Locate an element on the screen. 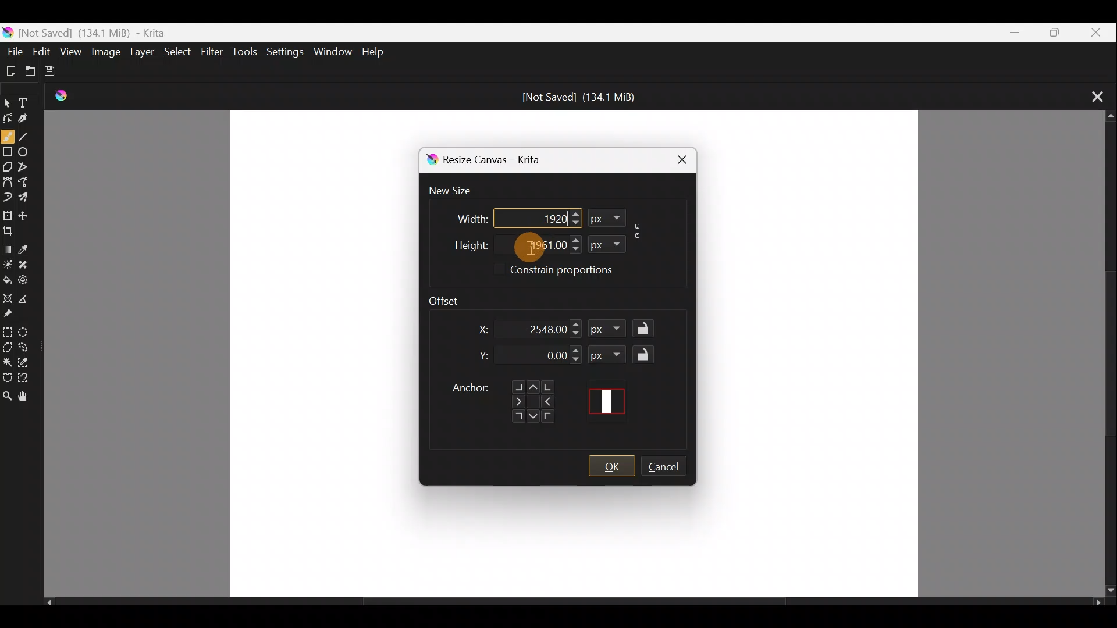 This screenshot has width=1117, height=628. Filter is located at coordinates (214, 55).